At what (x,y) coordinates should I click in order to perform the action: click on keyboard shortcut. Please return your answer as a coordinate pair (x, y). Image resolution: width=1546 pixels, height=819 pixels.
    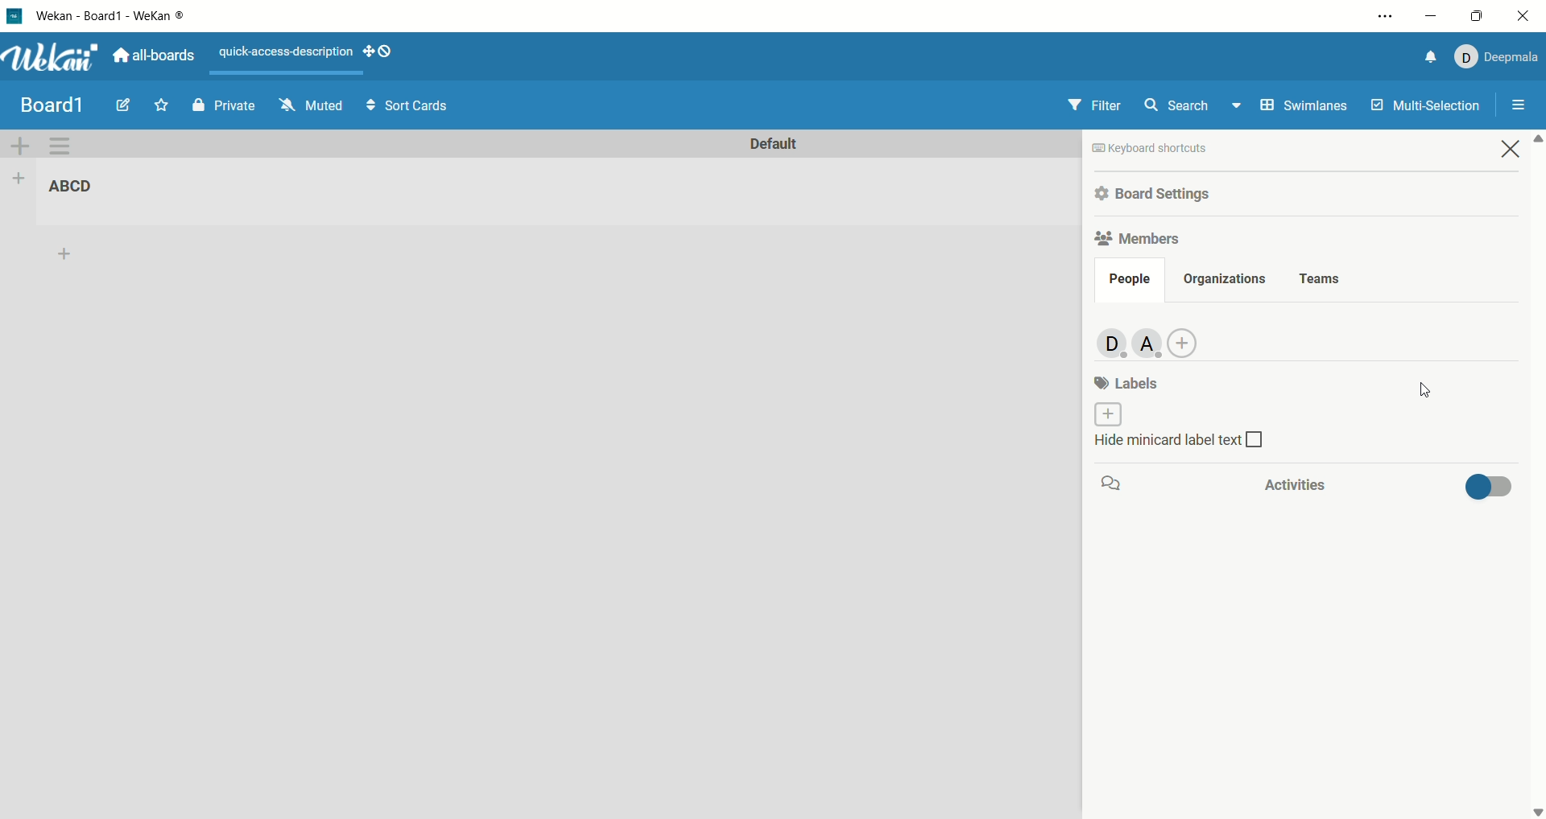
    Looking at the image, I should click on (1151, 150).